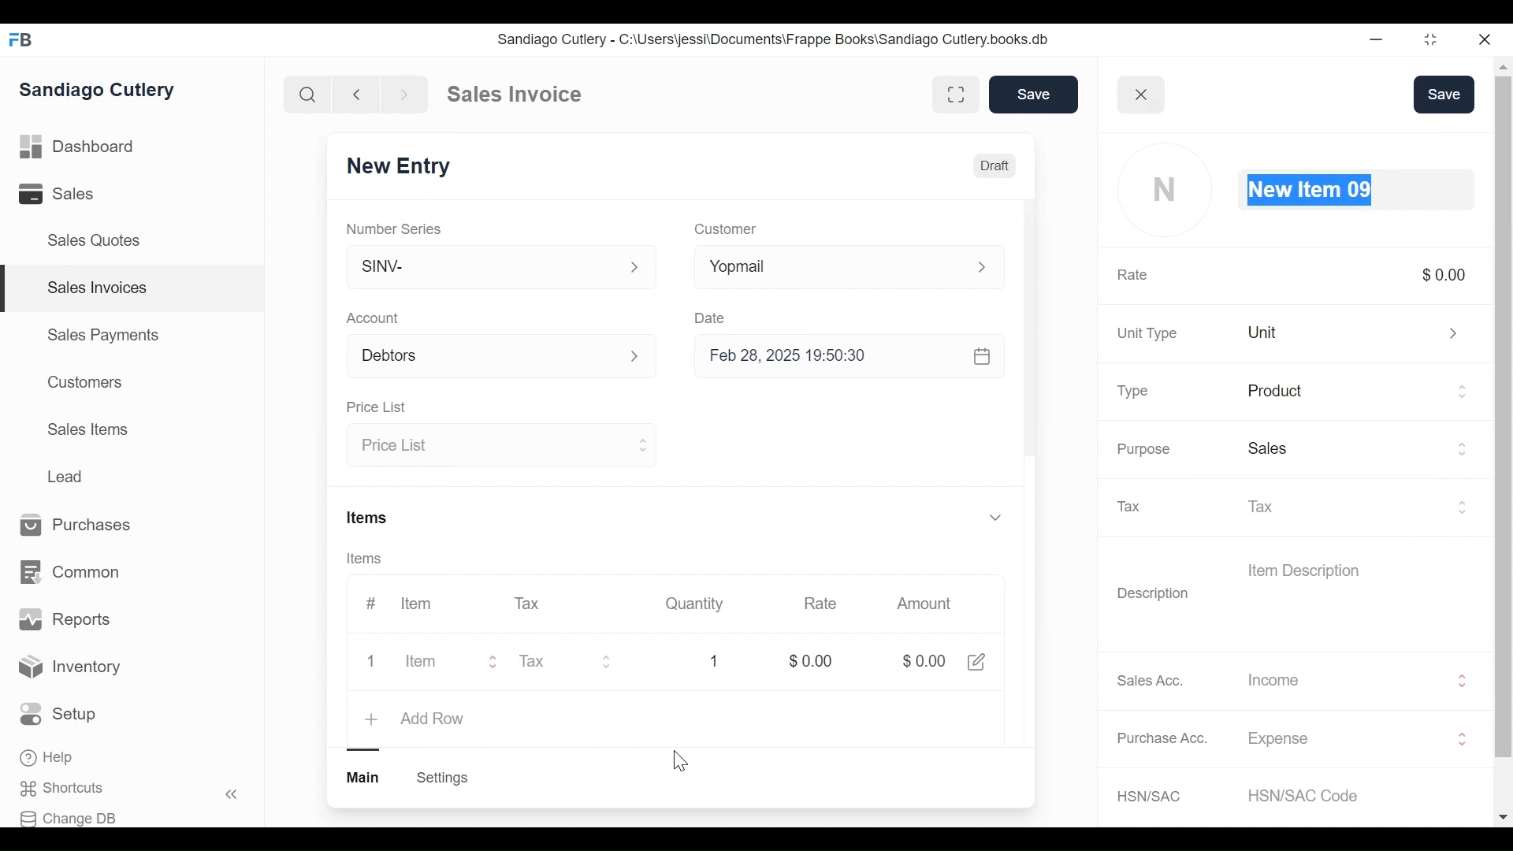 This screenshot has height=851, width=1513. Describe the element at coordinates (1303, 569) in the screenshot. I see `Item Description` at that location.